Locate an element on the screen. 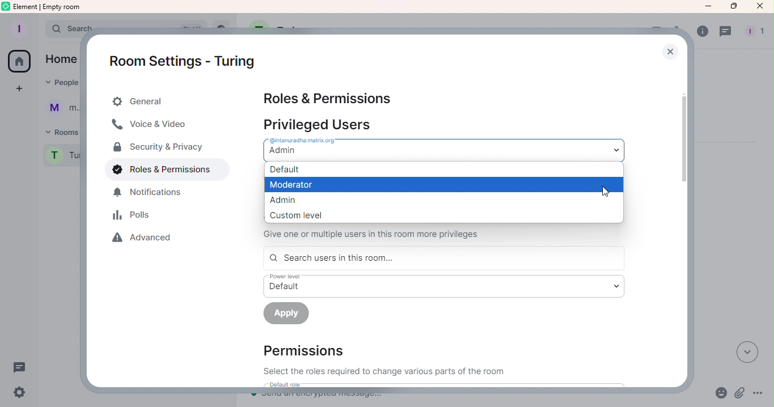  Threads is located at coordinates (726, 33).